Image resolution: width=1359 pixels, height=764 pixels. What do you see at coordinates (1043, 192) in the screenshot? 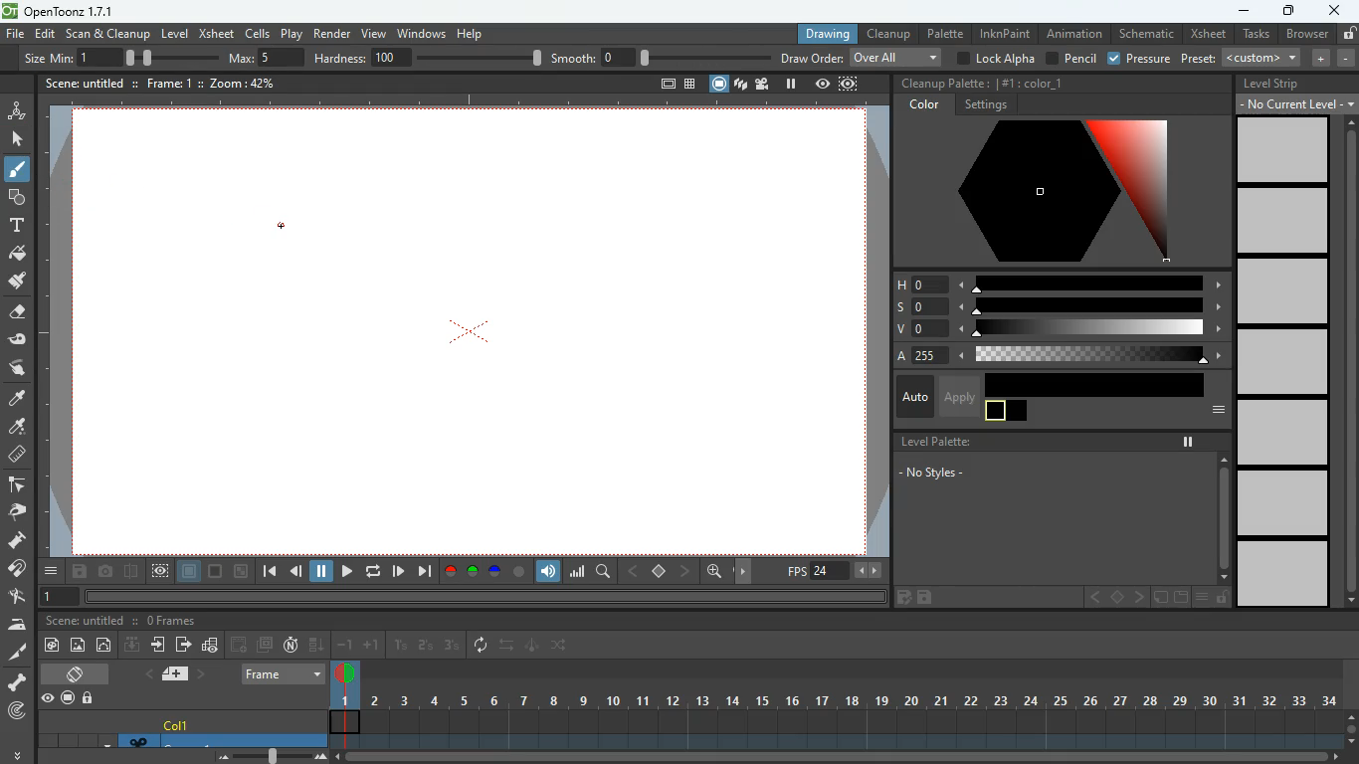
I see `color` at bounding box center [1043, 192].